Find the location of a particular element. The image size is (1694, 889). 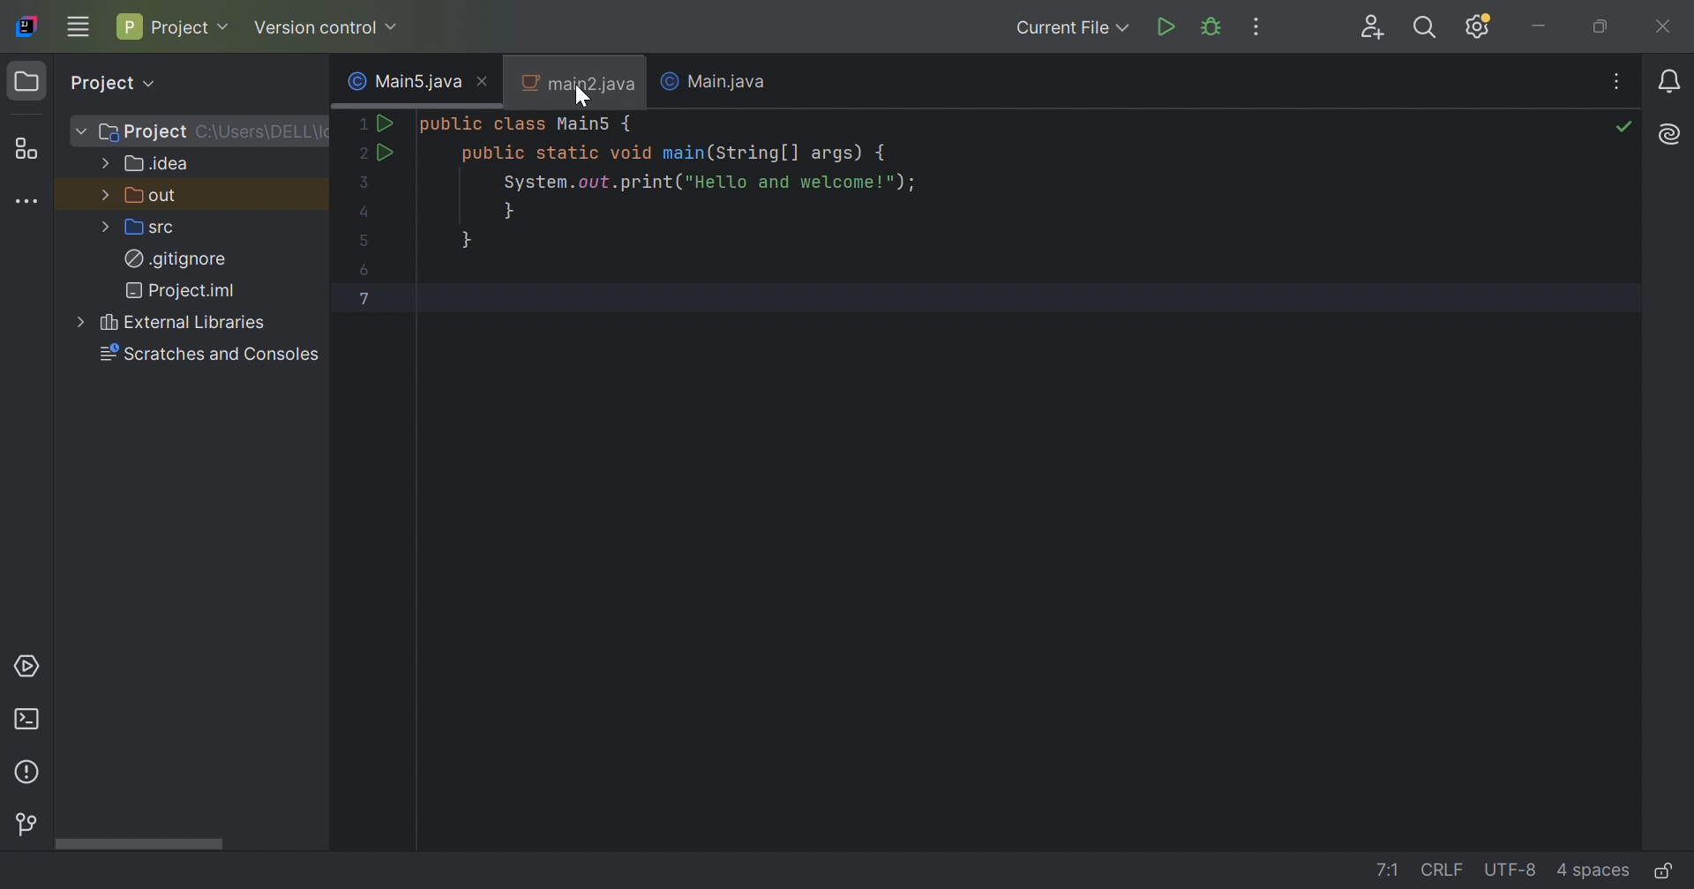

4 is located at coordinates (363, 211).